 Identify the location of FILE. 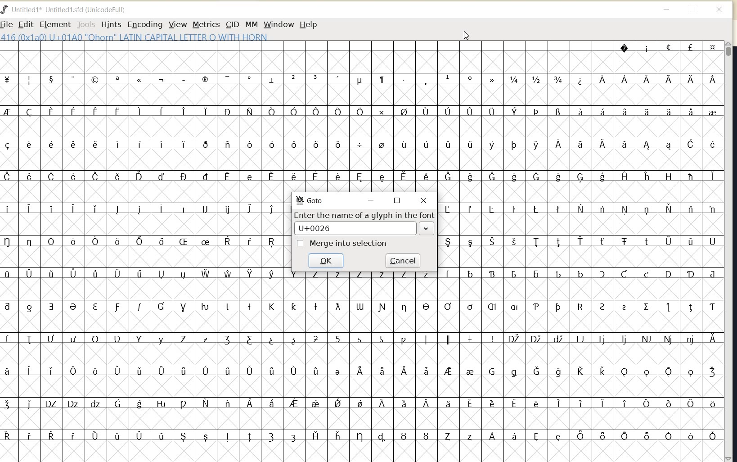
(7, 25).